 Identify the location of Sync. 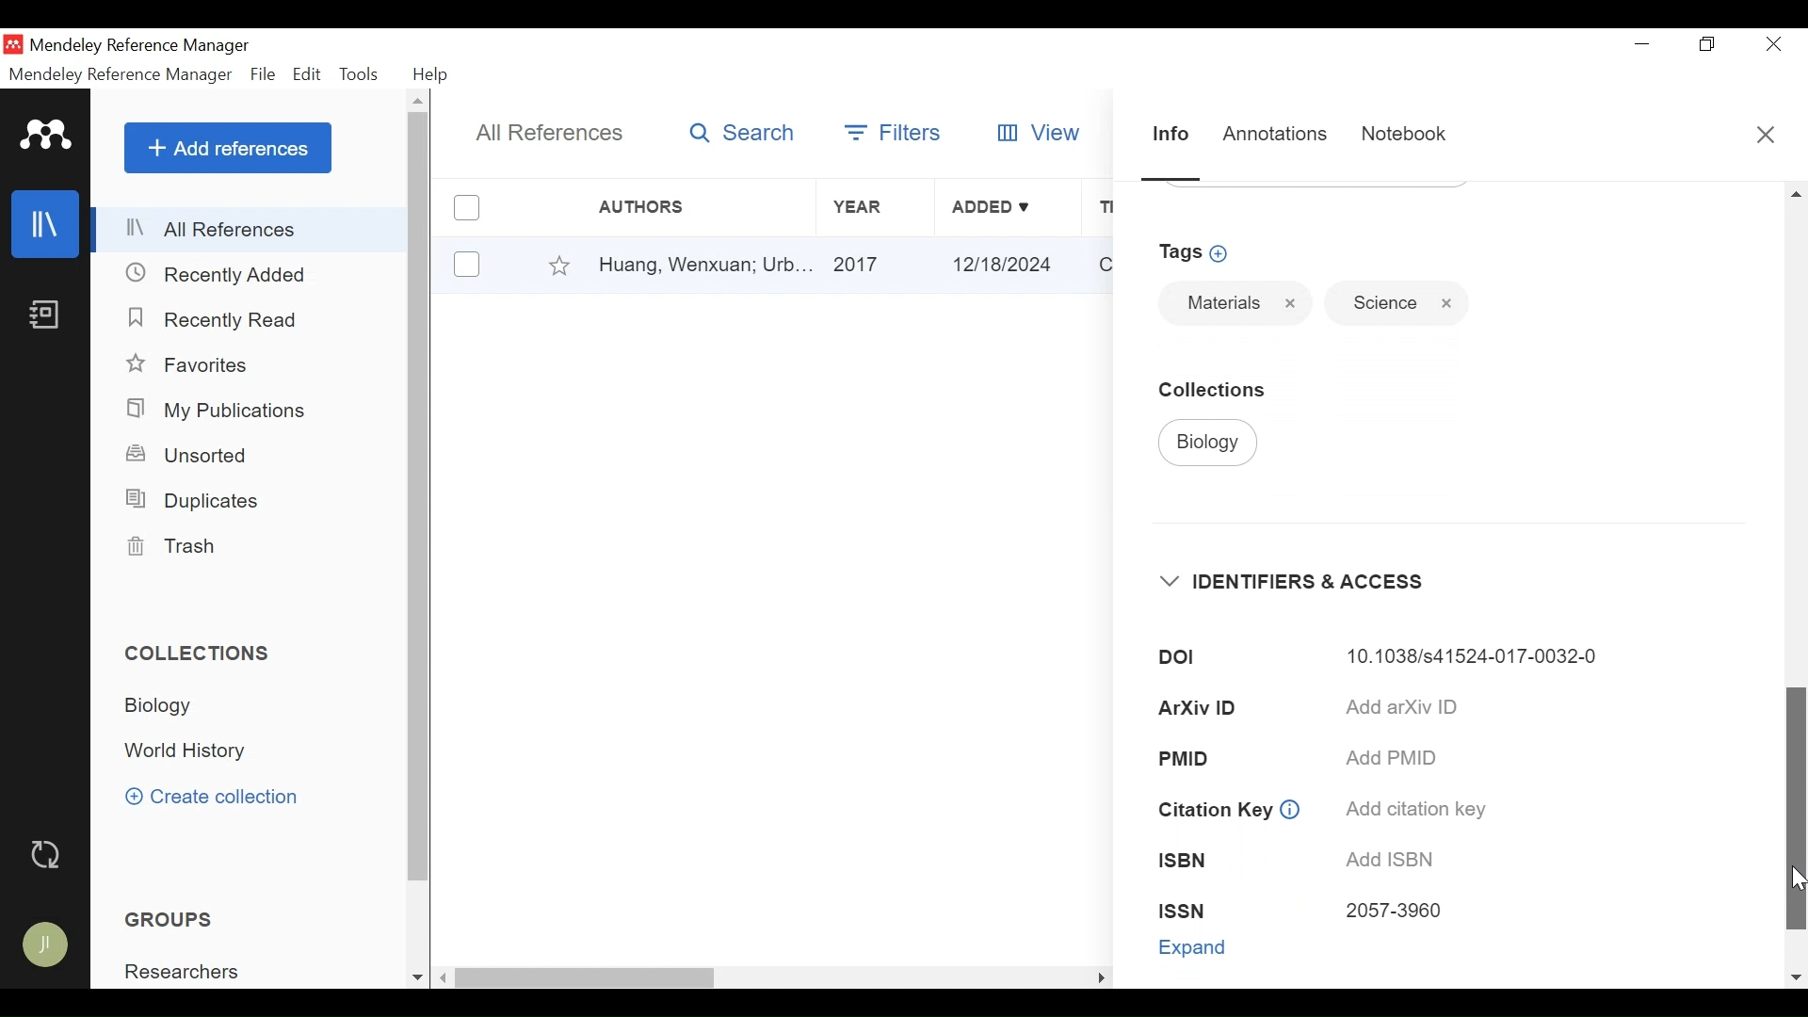
(48, 855).